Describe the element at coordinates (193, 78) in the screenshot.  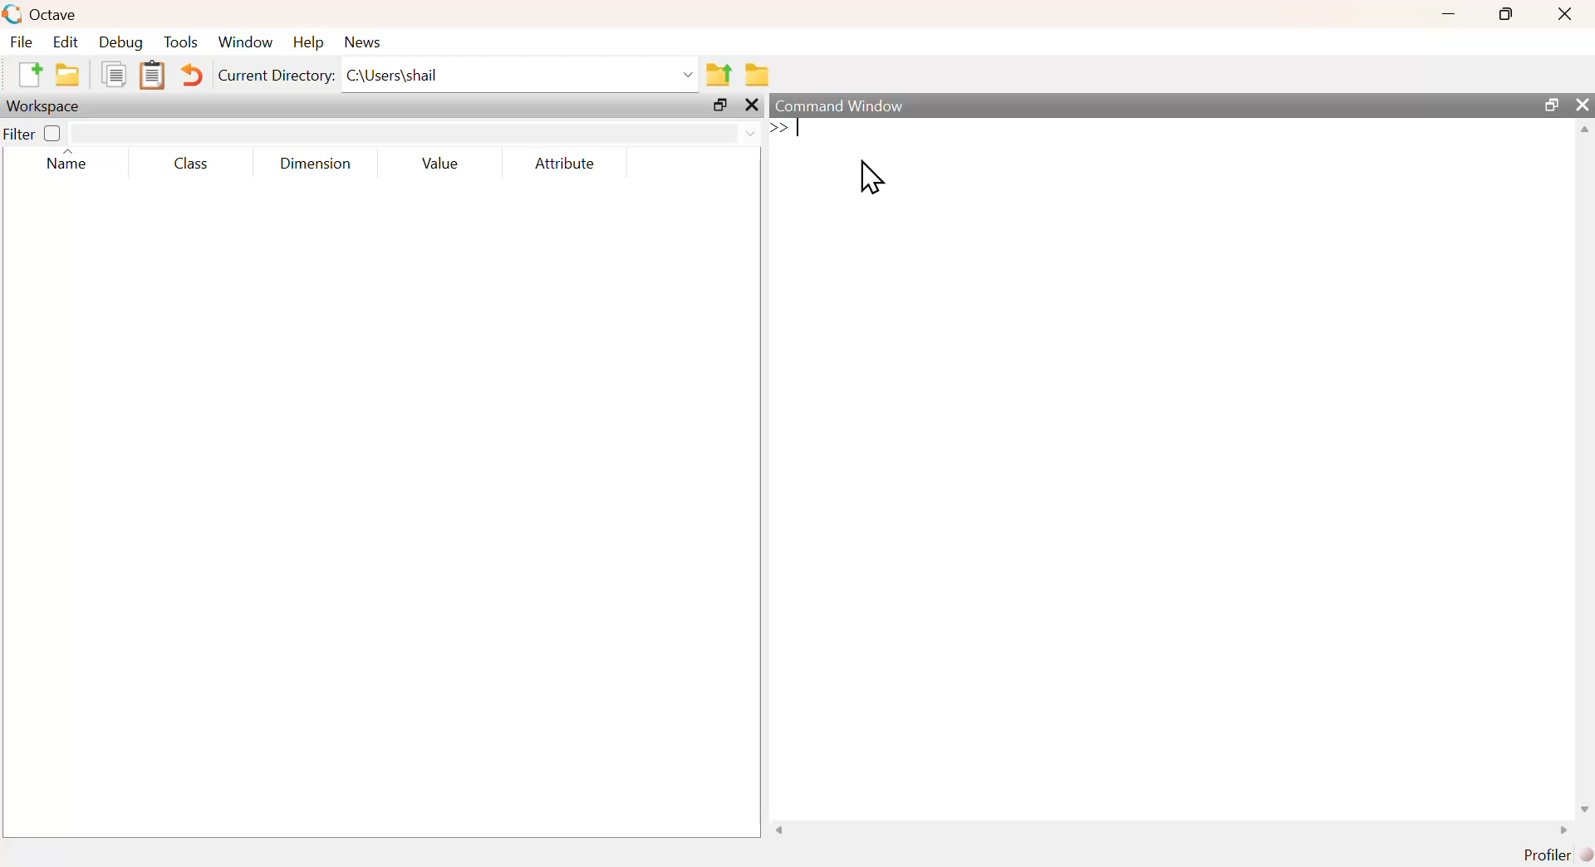
I see `undo` at that location.